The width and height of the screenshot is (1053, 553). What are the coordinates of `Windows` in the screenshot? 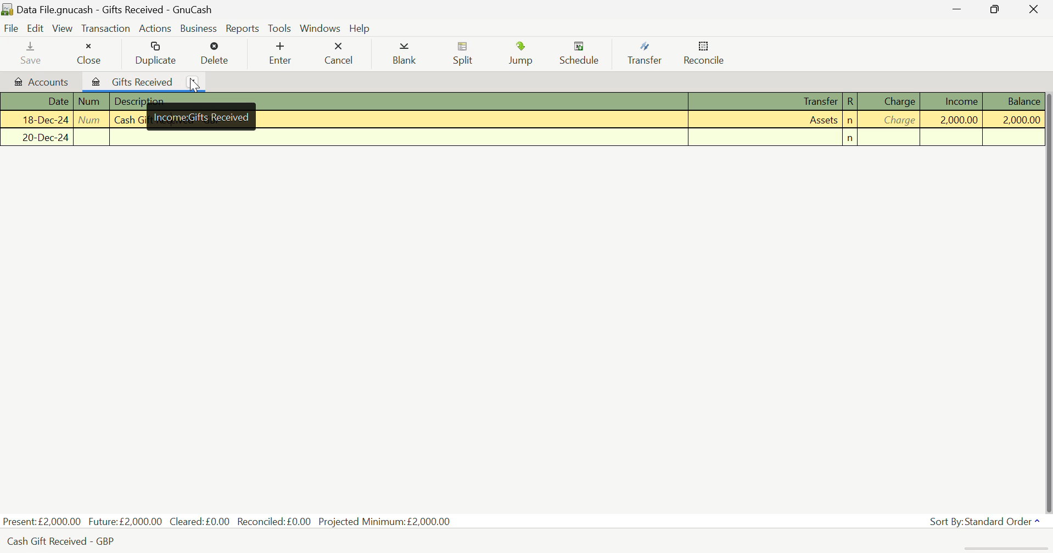 It's located at (321, 27).